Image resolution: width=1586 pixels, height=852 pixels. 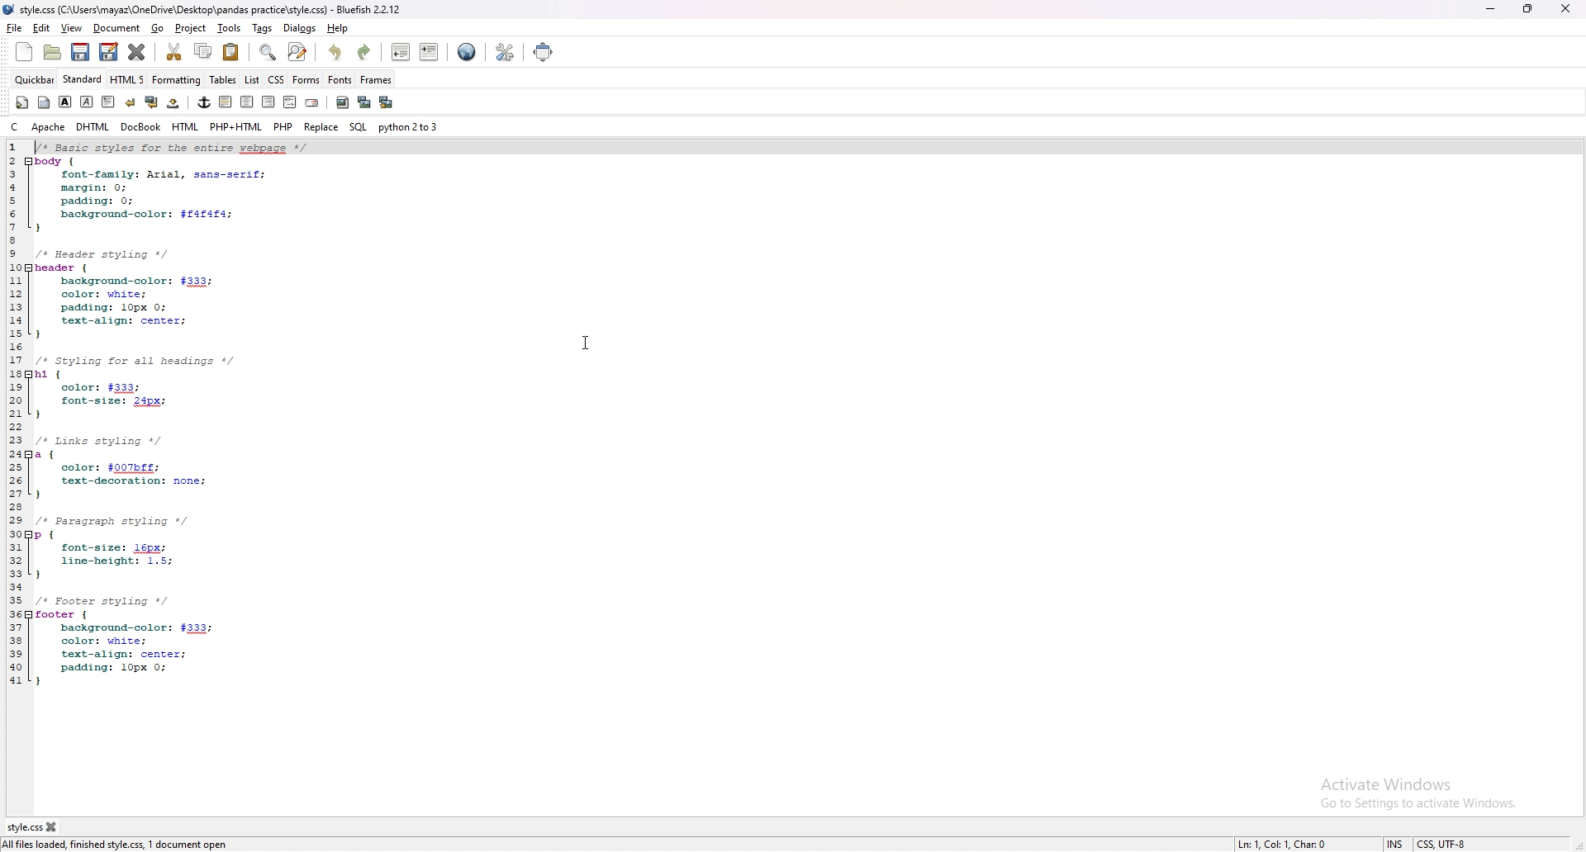 What do you see at coordinates (306, 79) in the screenshot?
I see `forms` at bounding box center [306, 79].